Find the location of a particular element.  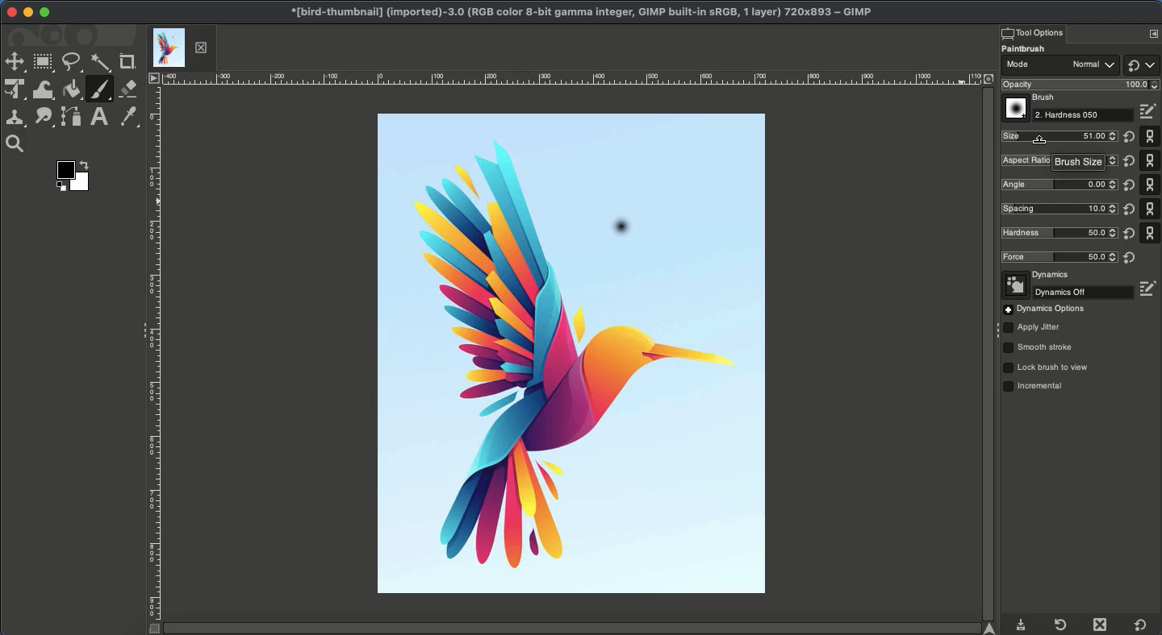

Freeform selector is located at coordinates (73, 63).